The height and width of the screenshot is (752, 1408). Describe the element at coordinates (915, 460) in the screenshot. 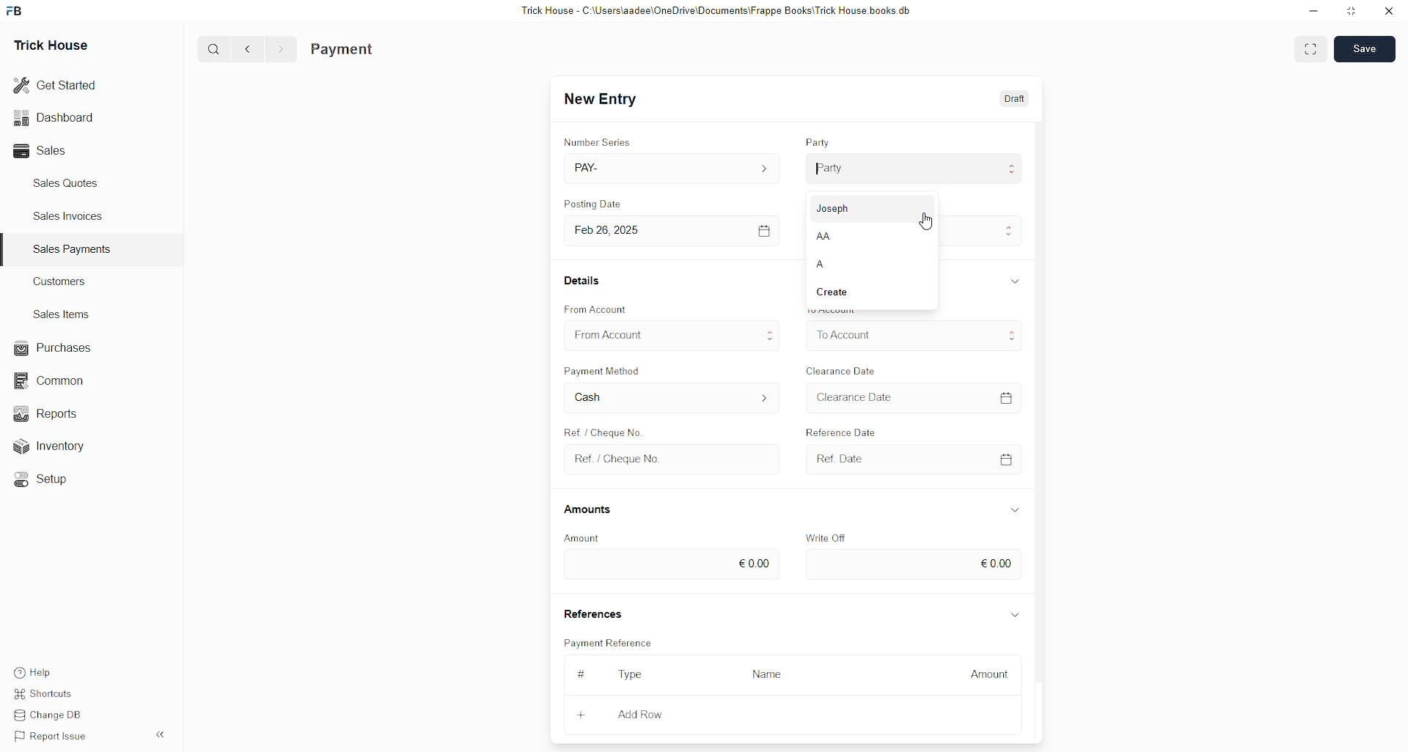

I see `Ref. Date` at that location.